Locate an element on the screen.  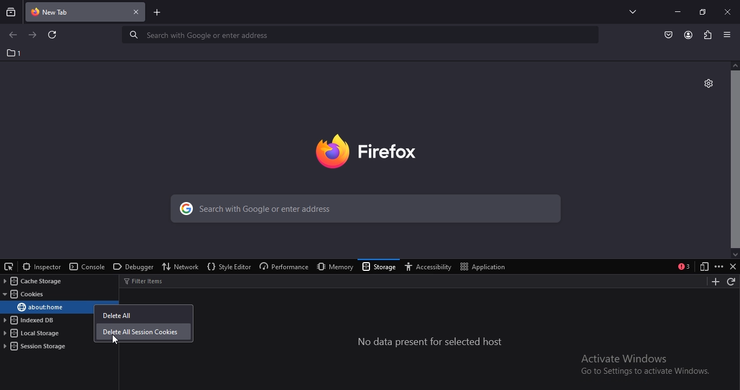
refresh items is located at coordinates (732, 282).